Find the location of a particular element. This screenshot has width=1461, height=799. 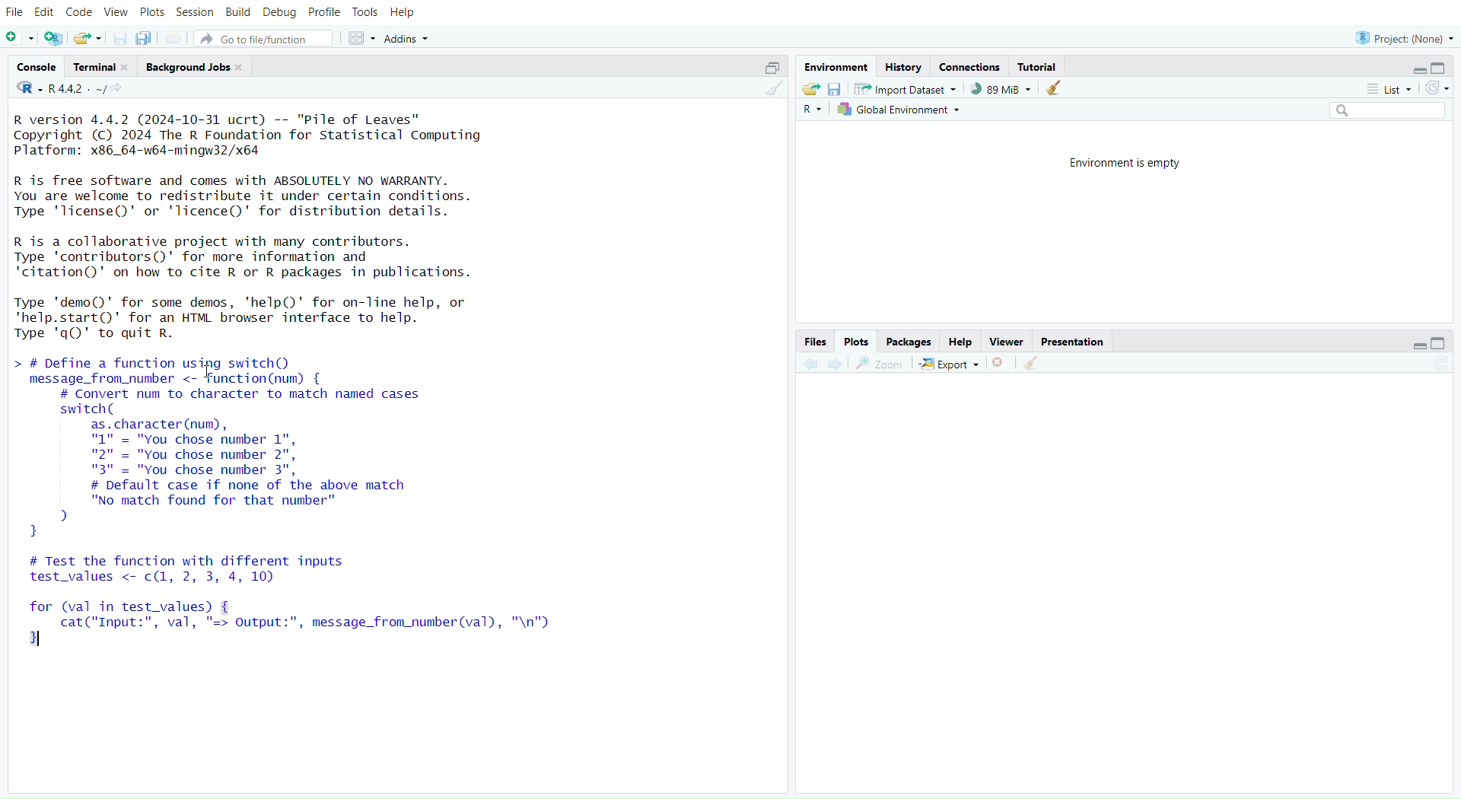

Debug is located at coordinates (279, 11).